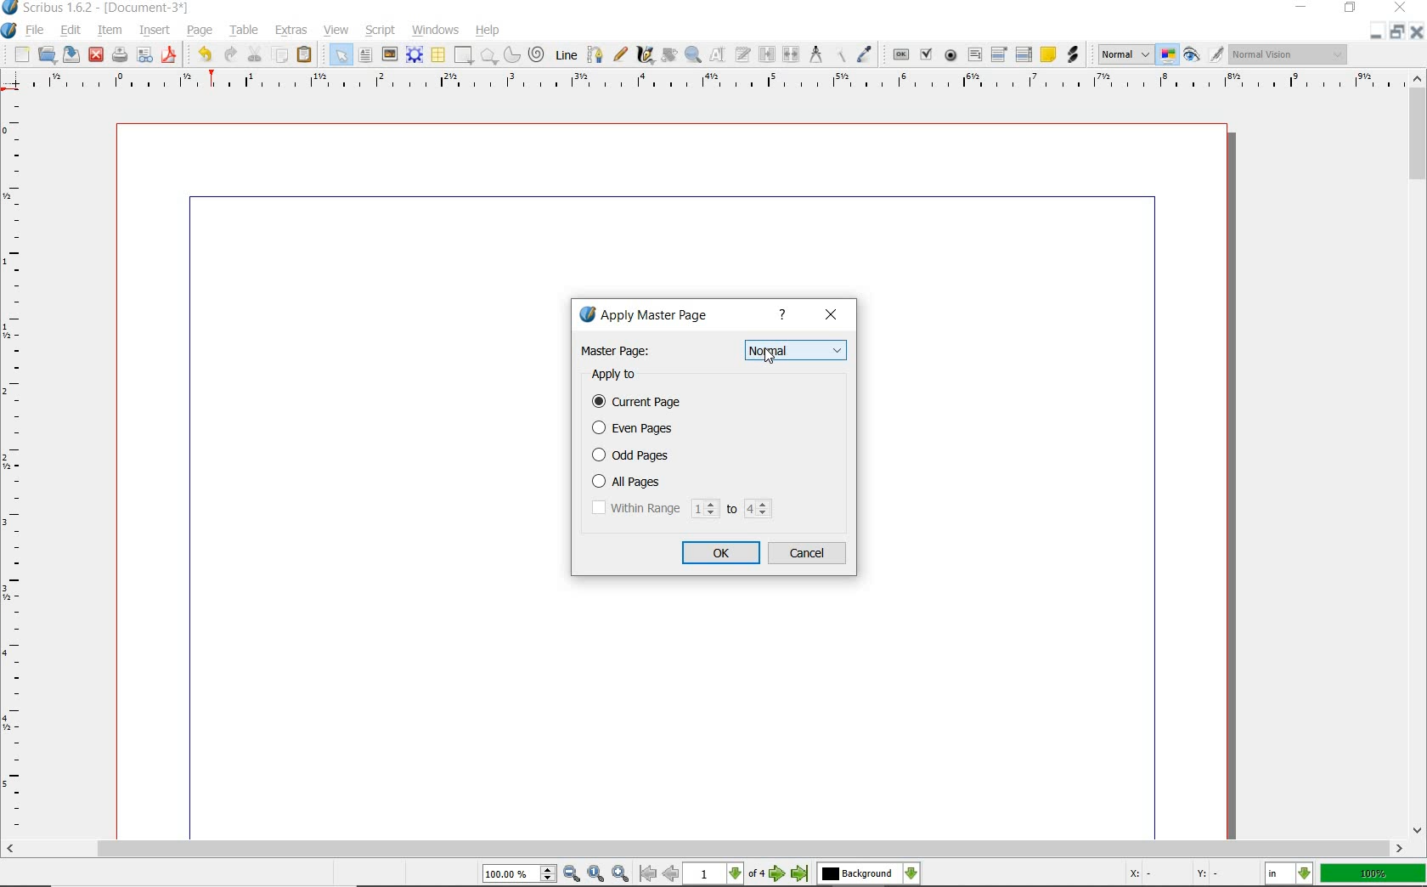 The width and height of the screenshot is (1427, 887). What do you see at coordinates (1000, 54) in the screenshot?
I see `pdf combo box` at bounding box center [1000, 54].